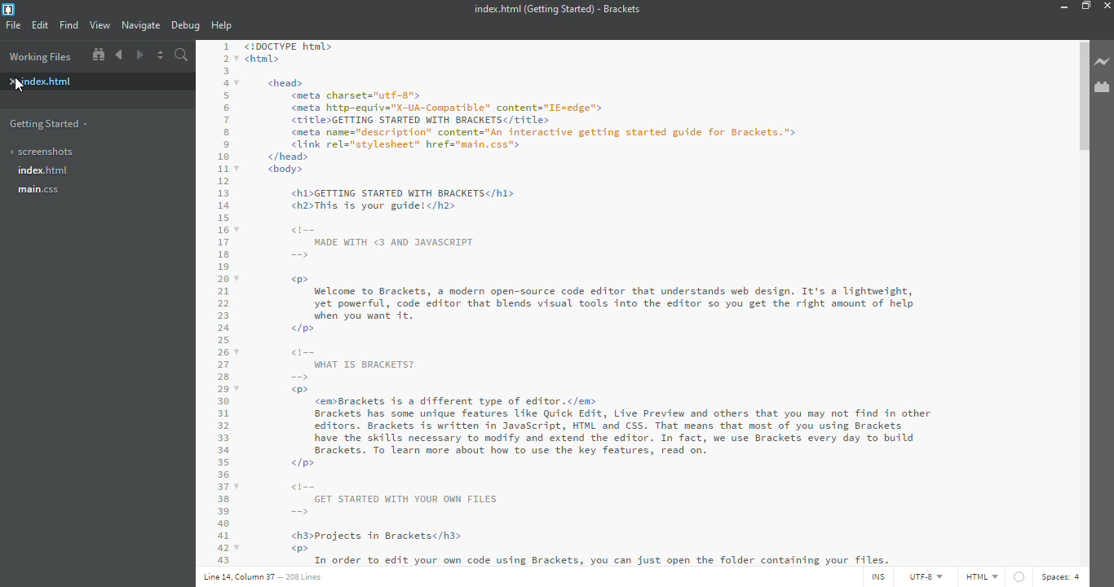  What do you see at coordinates (926, 576) in the screenshot?
I see `utf` at bounding box center [926, 576].